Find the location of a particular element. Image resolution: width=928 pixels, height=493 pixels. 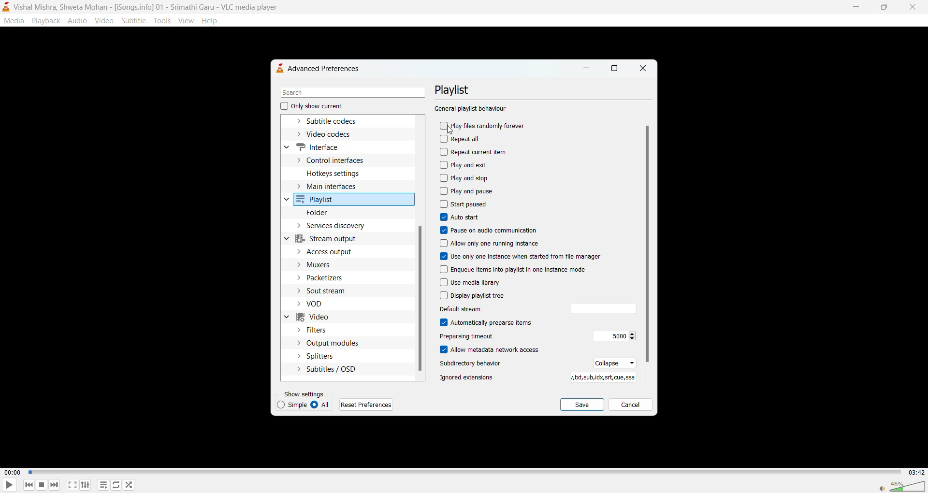

advanced preferences is located at coordinates (322, 68).